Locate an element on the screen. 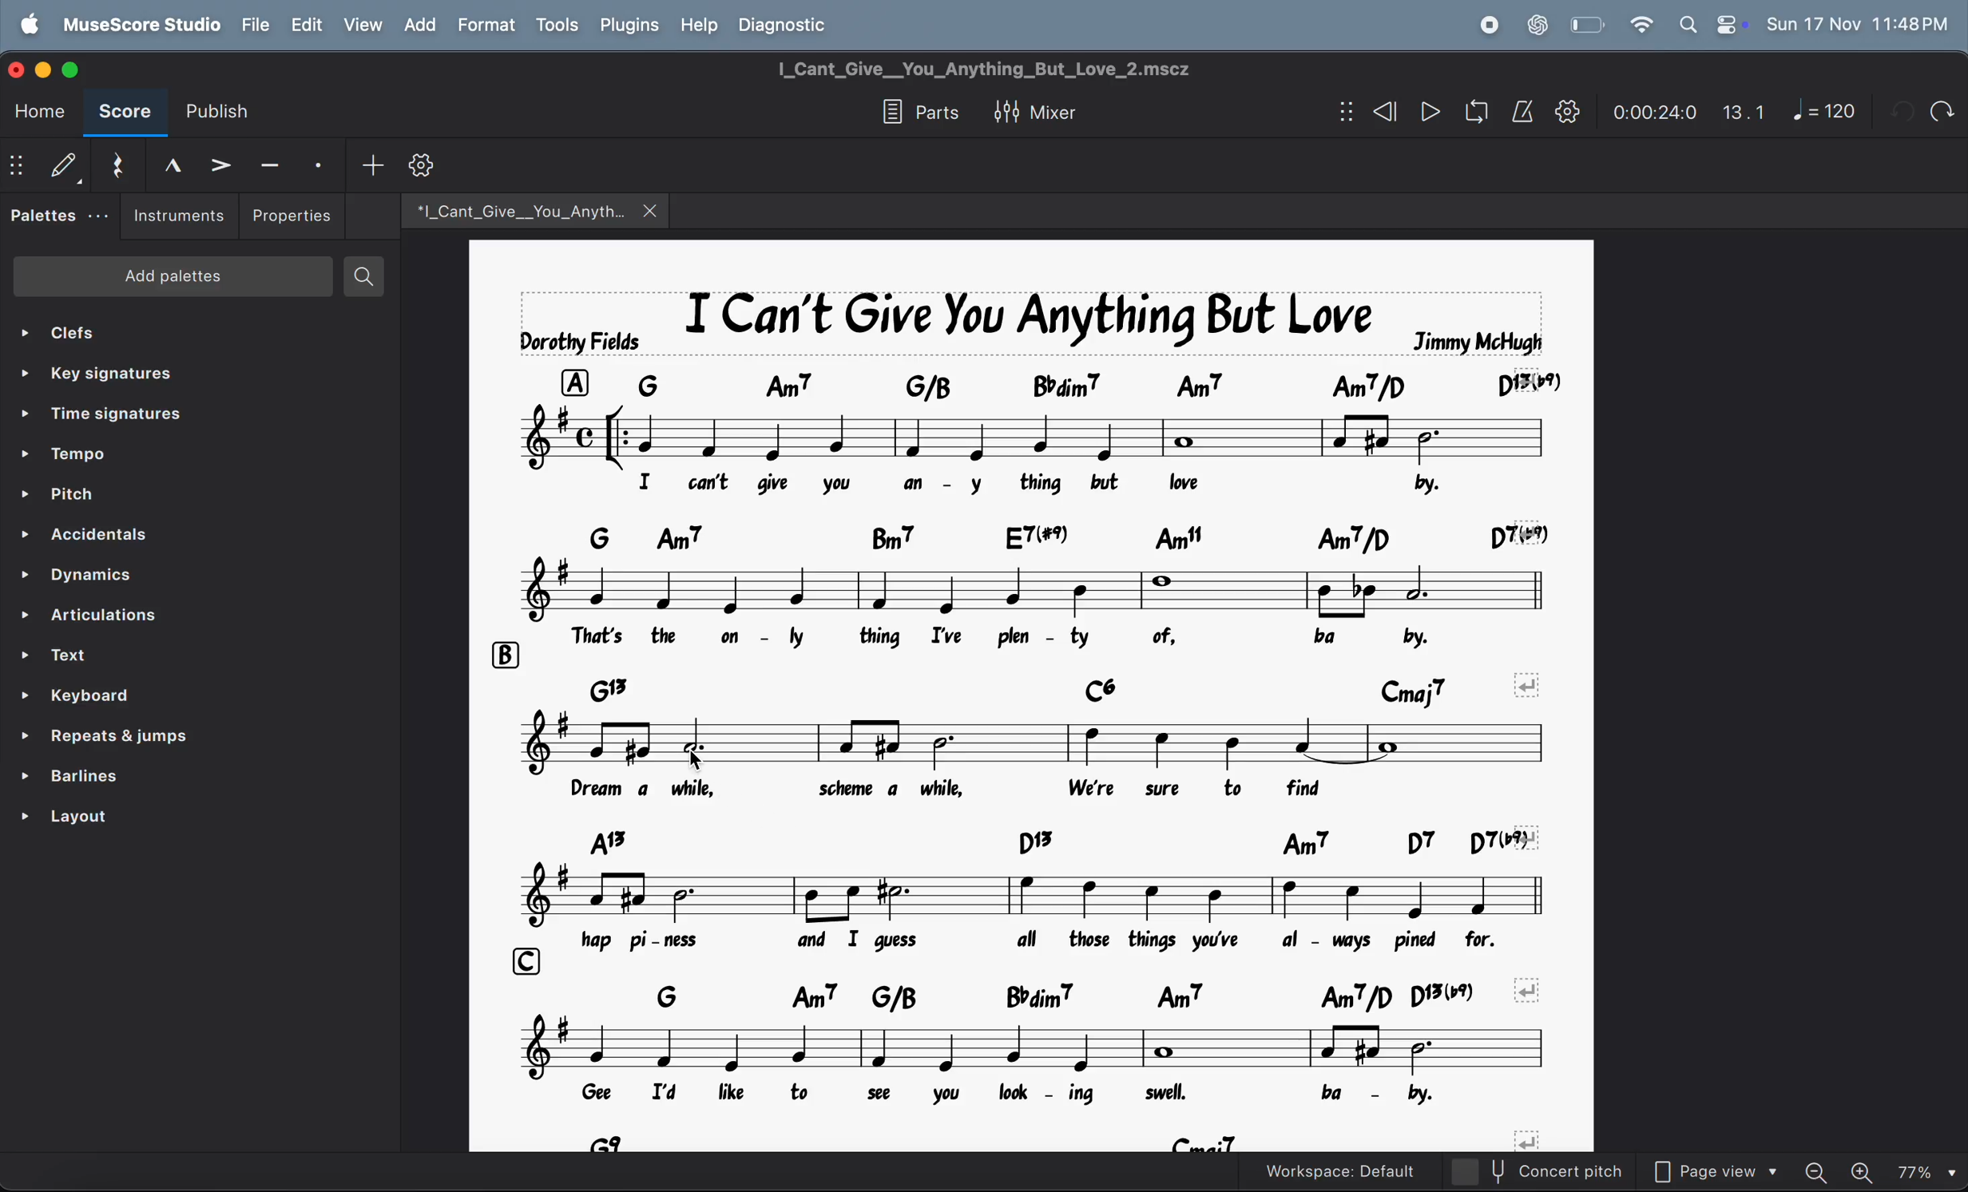  home is located at coordinates (38, 113).